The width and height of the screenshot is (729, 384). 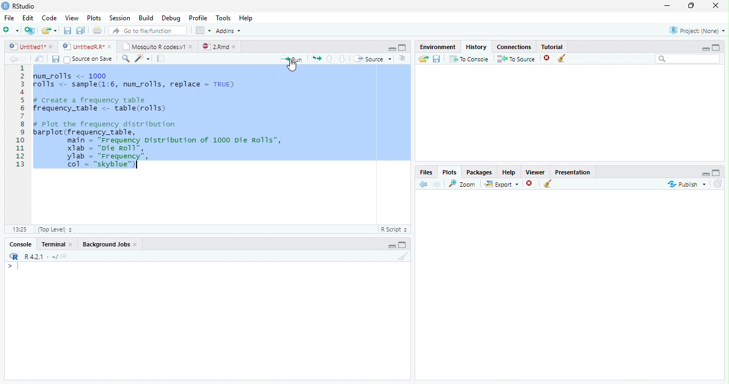 What do you see at coordinates (516, 59) in the screenshot?
I see `To Source` at bounding box center [516, 59].